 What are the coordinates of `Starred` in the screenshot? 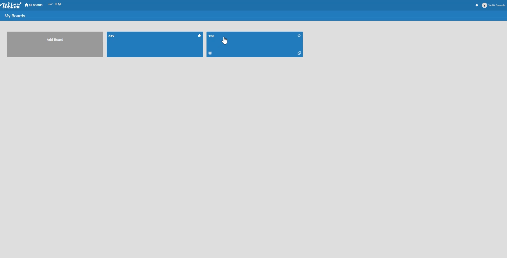 It's located at (199, 35).